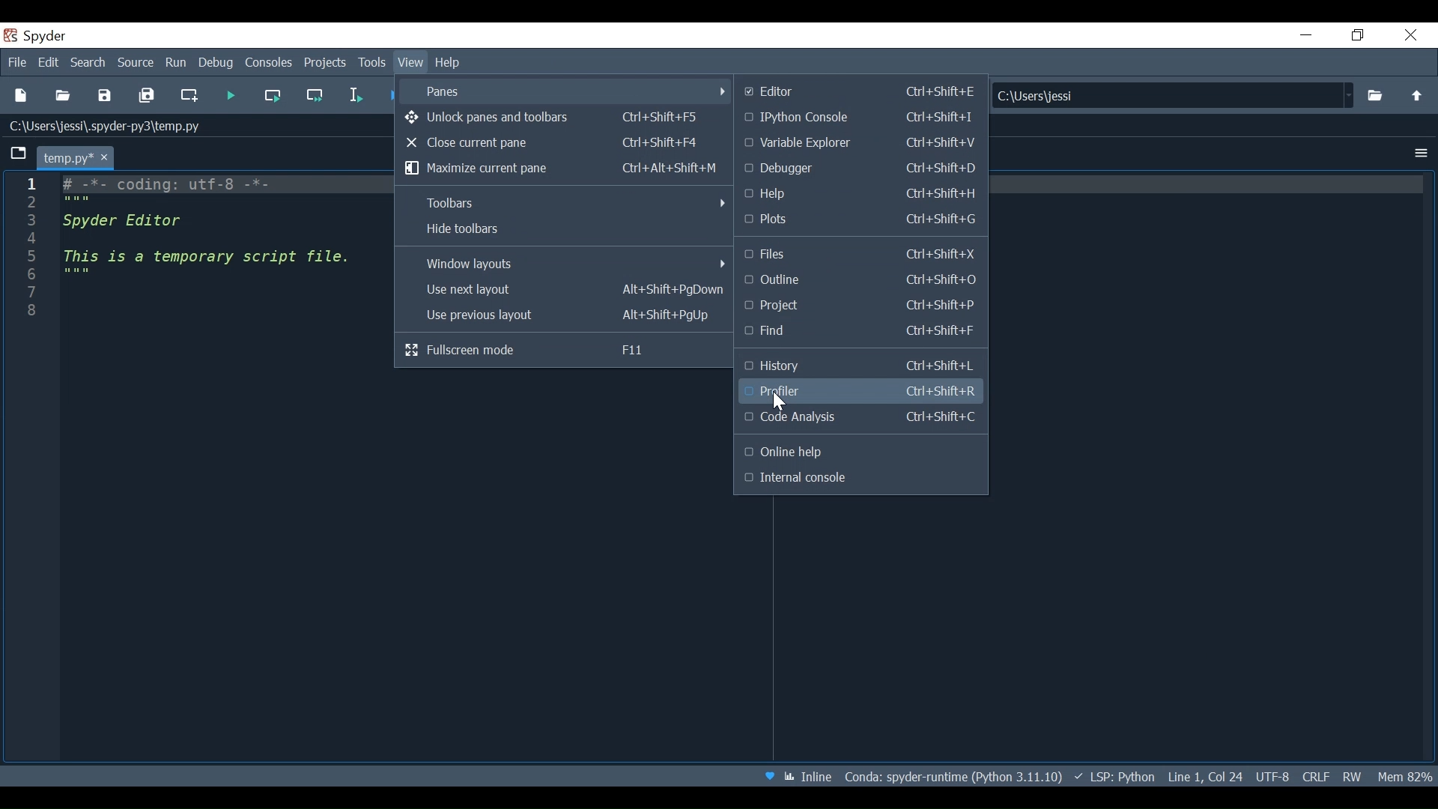 The height and width of the screenshot is (809, 1438). What do you see at coordinates (861, 193) in the screenshot?
I see `Help` at bounding box center [861, 193].